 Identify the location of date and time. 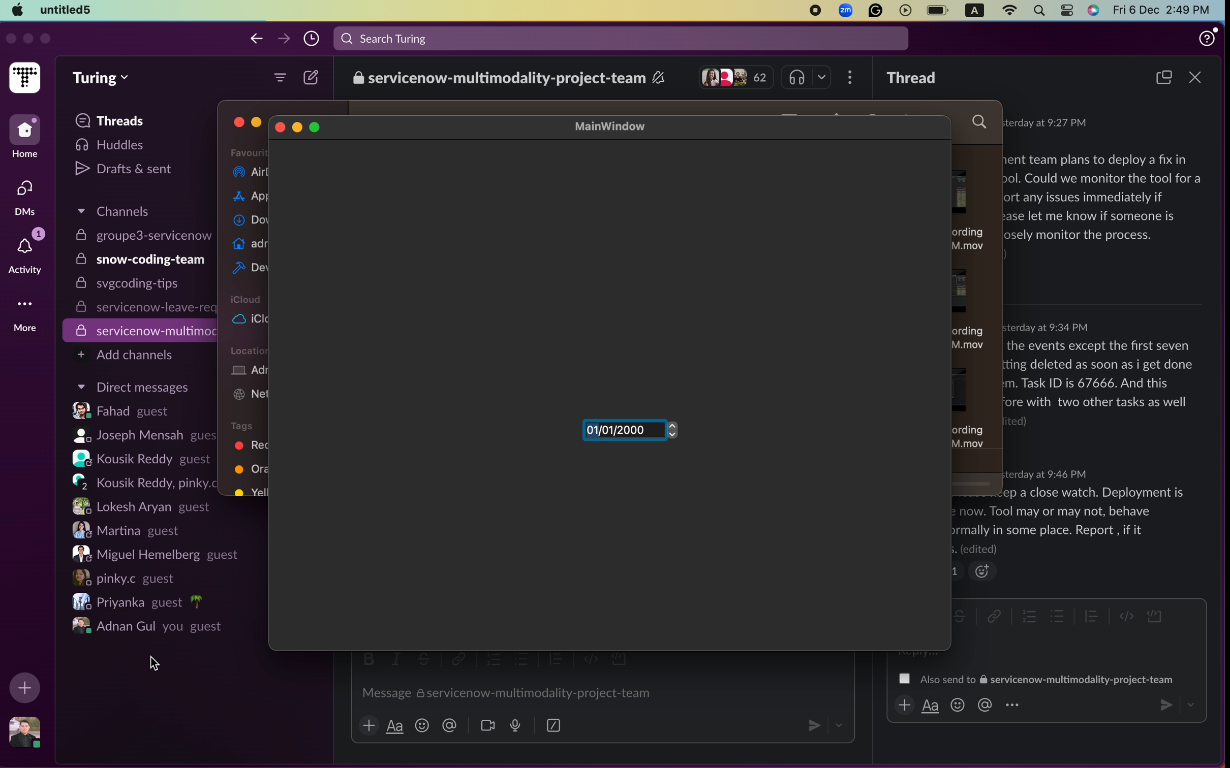
(1050, 327).